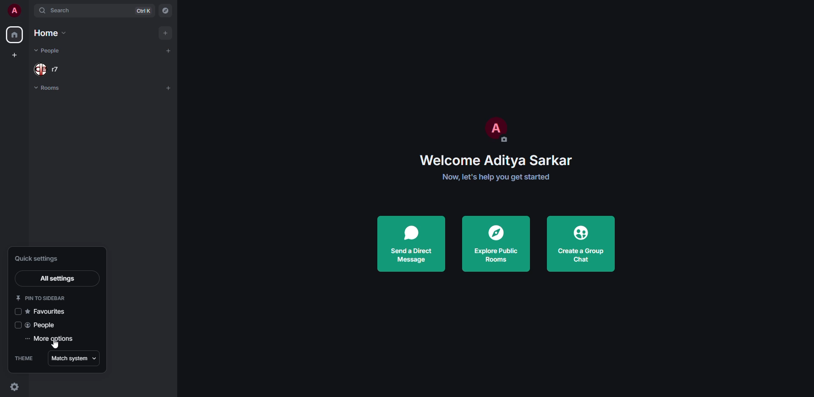  What do you see at coordinates (15, 56) in the screenshot?
I see `create space` at bounding box center [15, 56].